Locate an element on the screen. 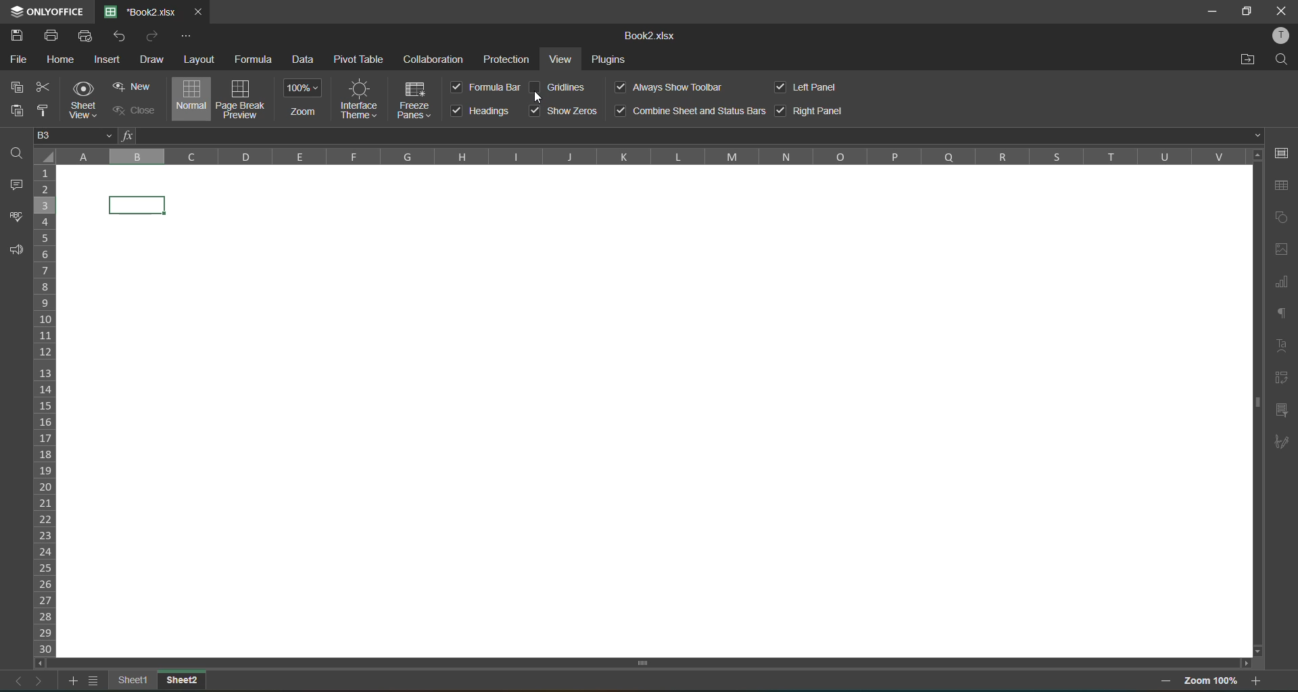 The image size is (1298, 692). cell is located at coordinates (139, 205).